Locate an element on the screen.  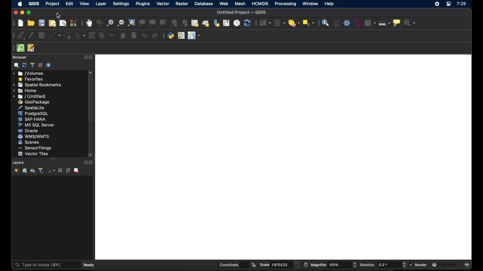
digitize with segment is located at coordinates (54, 36).